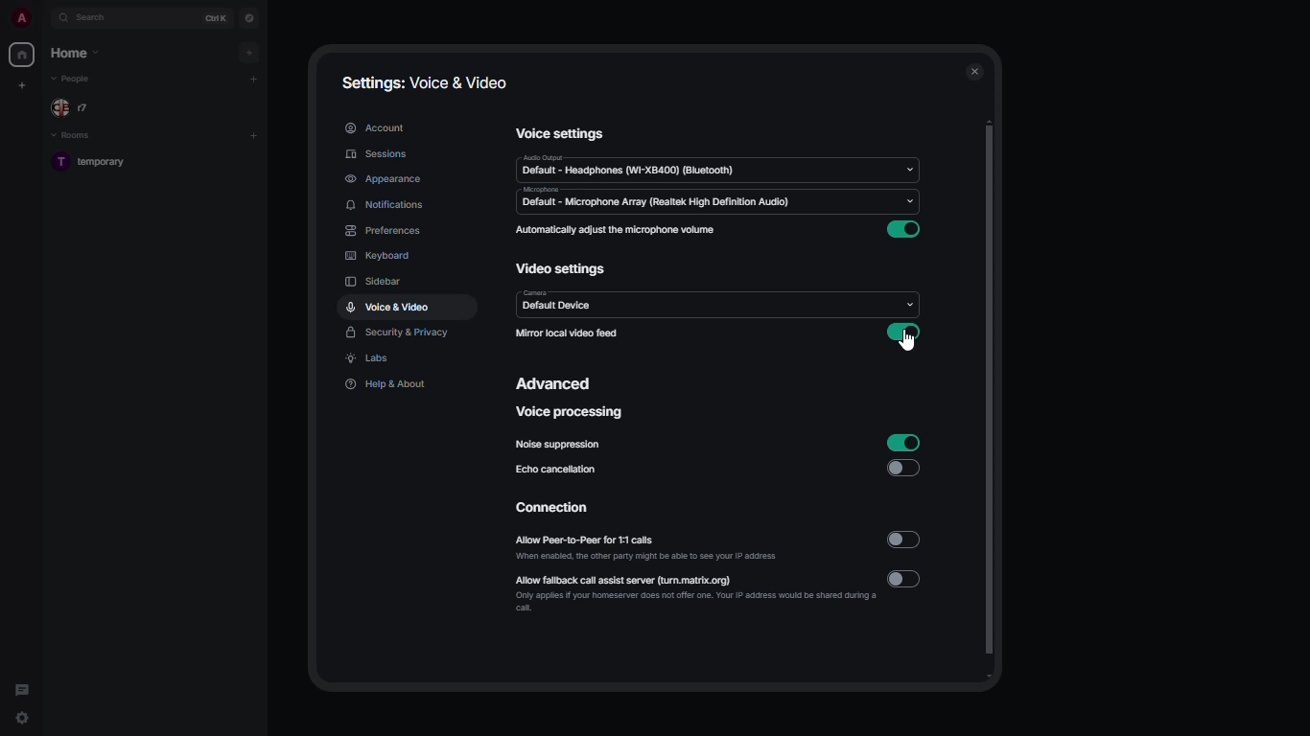  I want to click on people, so click(75, 109).